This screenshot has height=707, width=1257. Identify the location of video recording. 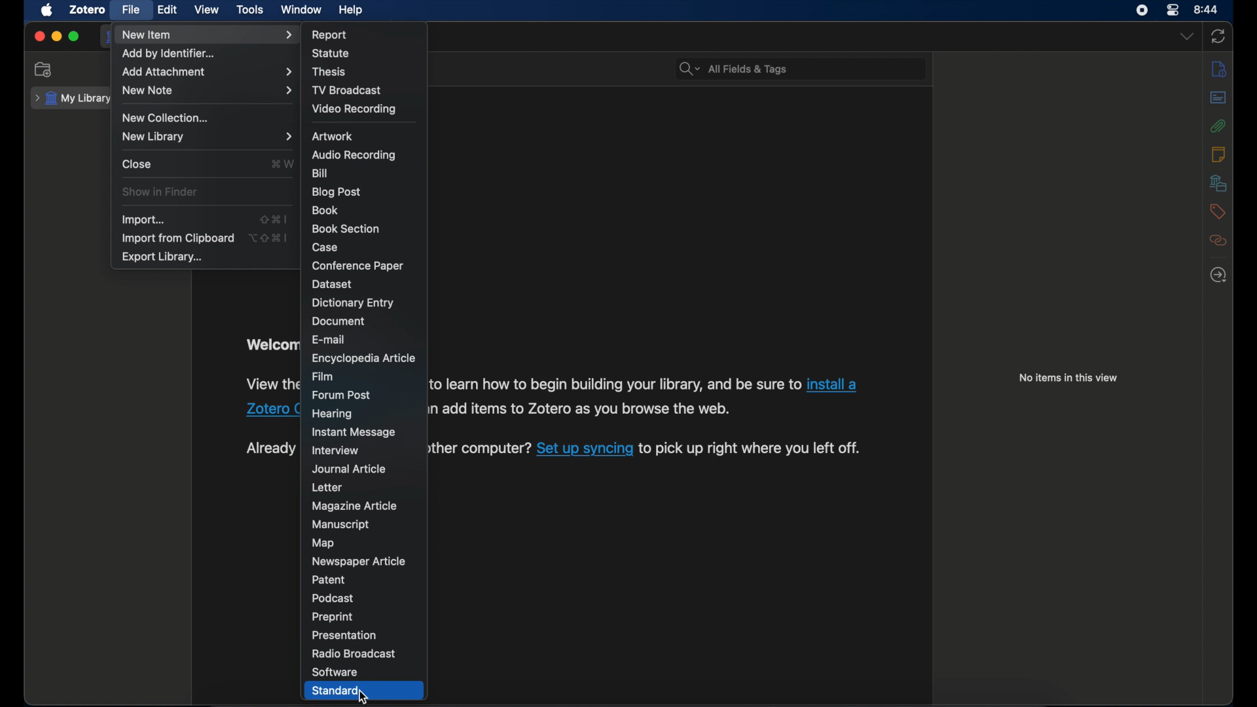
(353, 109).